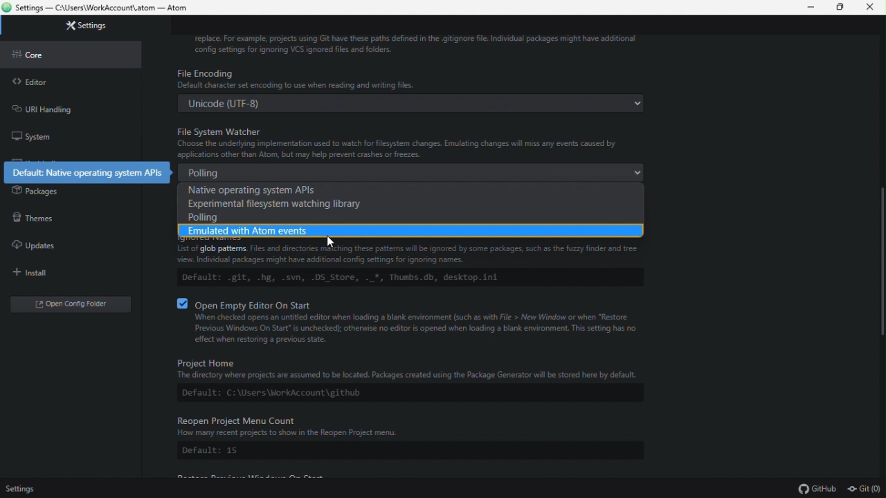  I want to click on minimize, so click(804, 8).